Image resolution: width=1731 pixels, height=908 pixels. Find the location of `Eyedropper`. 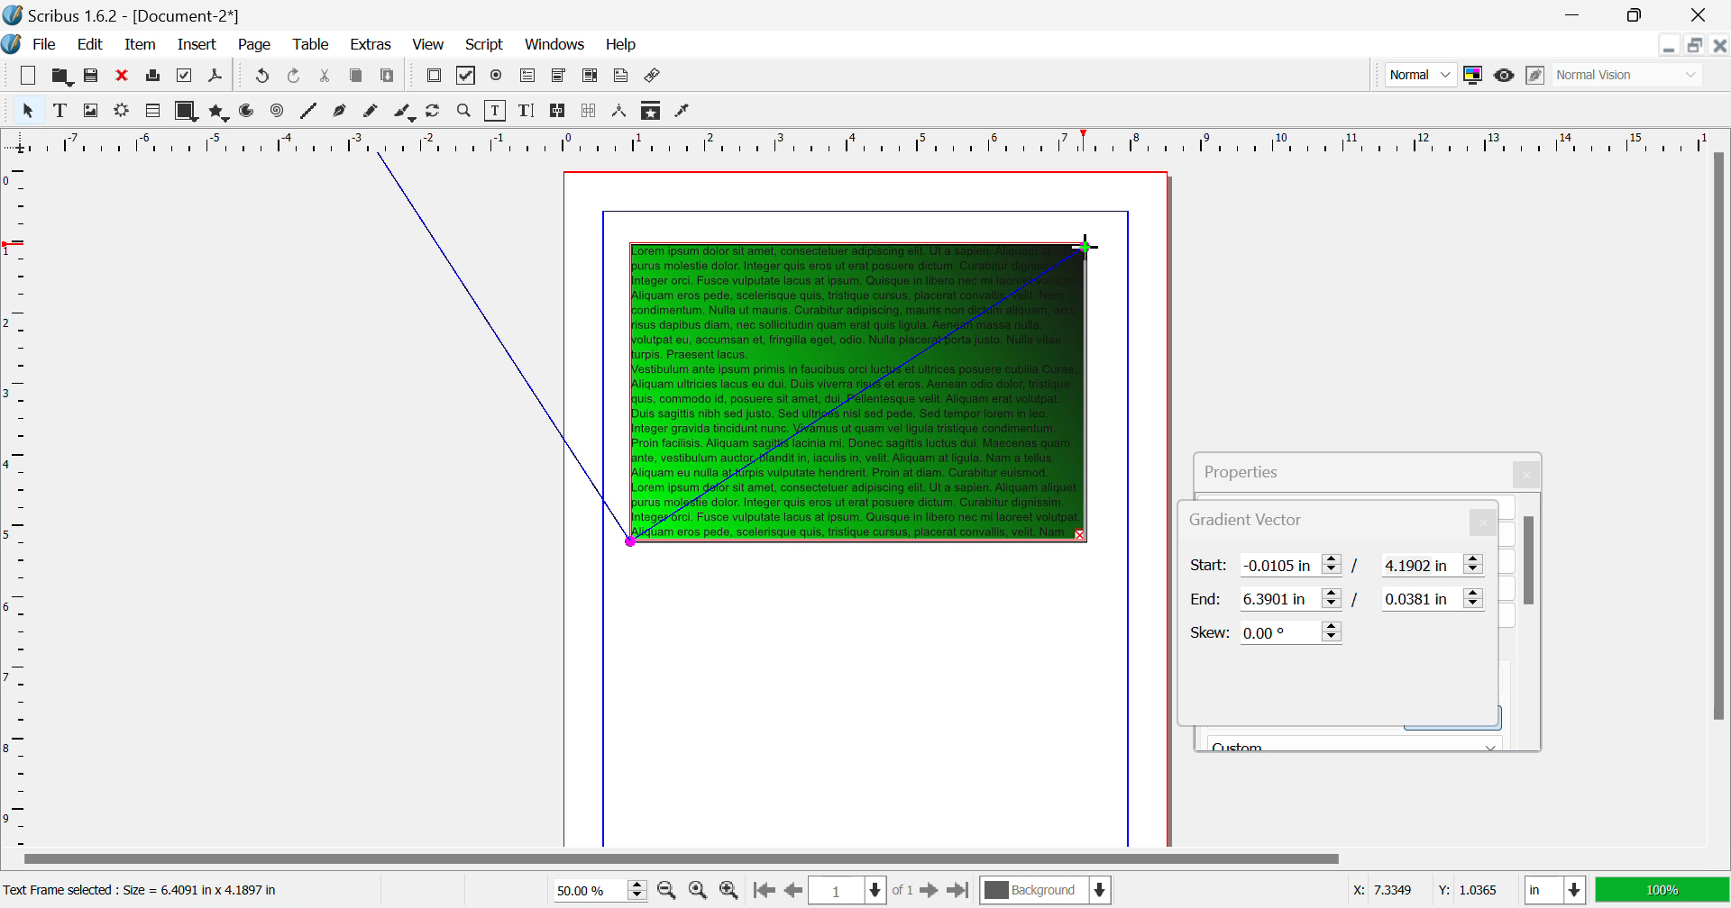

Eyedropper is located at coordinates (683, 113).